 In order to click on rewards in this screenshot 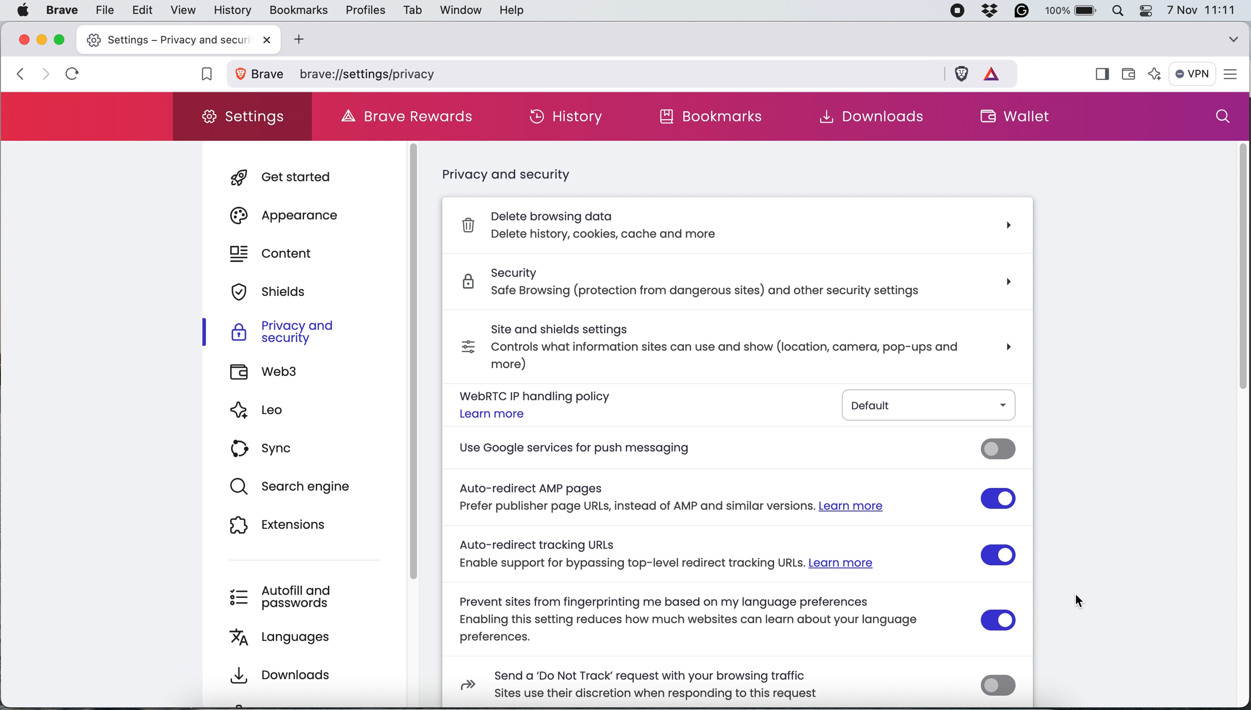, I will do `click(997, 72)`.